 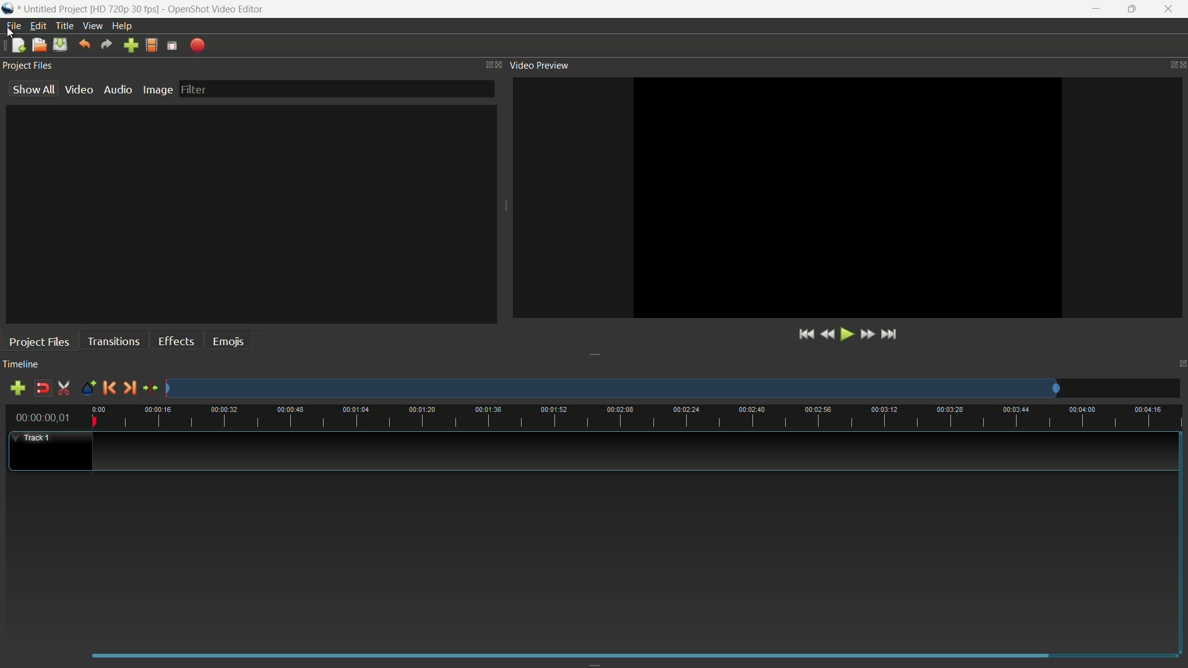 I want to click on audio, so click(x=118, y=90).